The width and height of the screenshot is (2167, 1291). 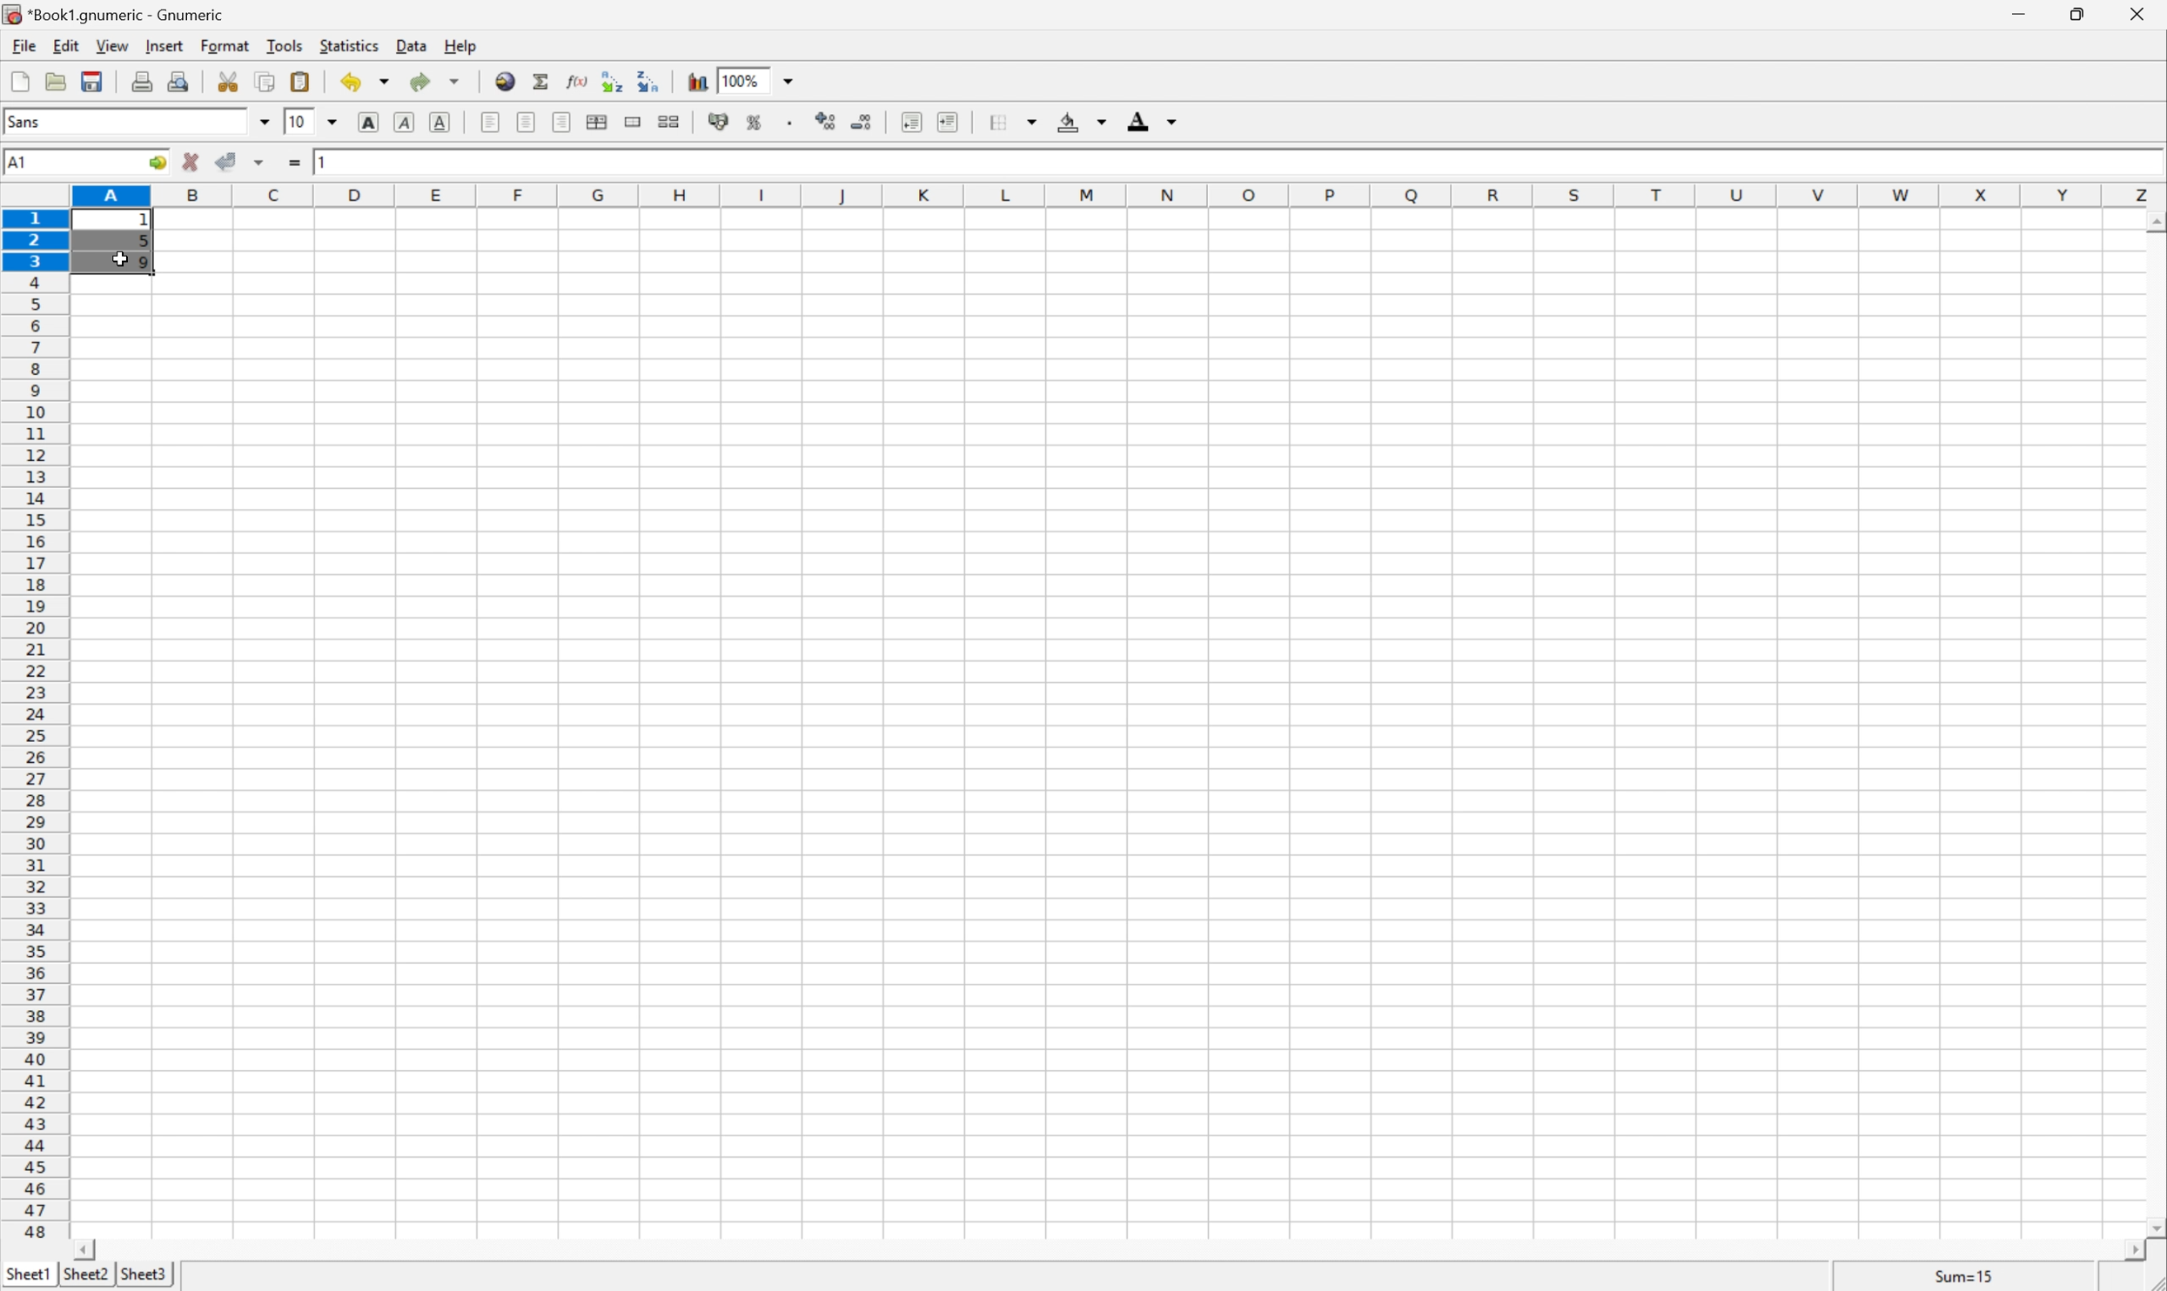 What do you see at coordinates (295, 163) in the screenshot?
I see `enter formula` at bounding box center [295, 163].